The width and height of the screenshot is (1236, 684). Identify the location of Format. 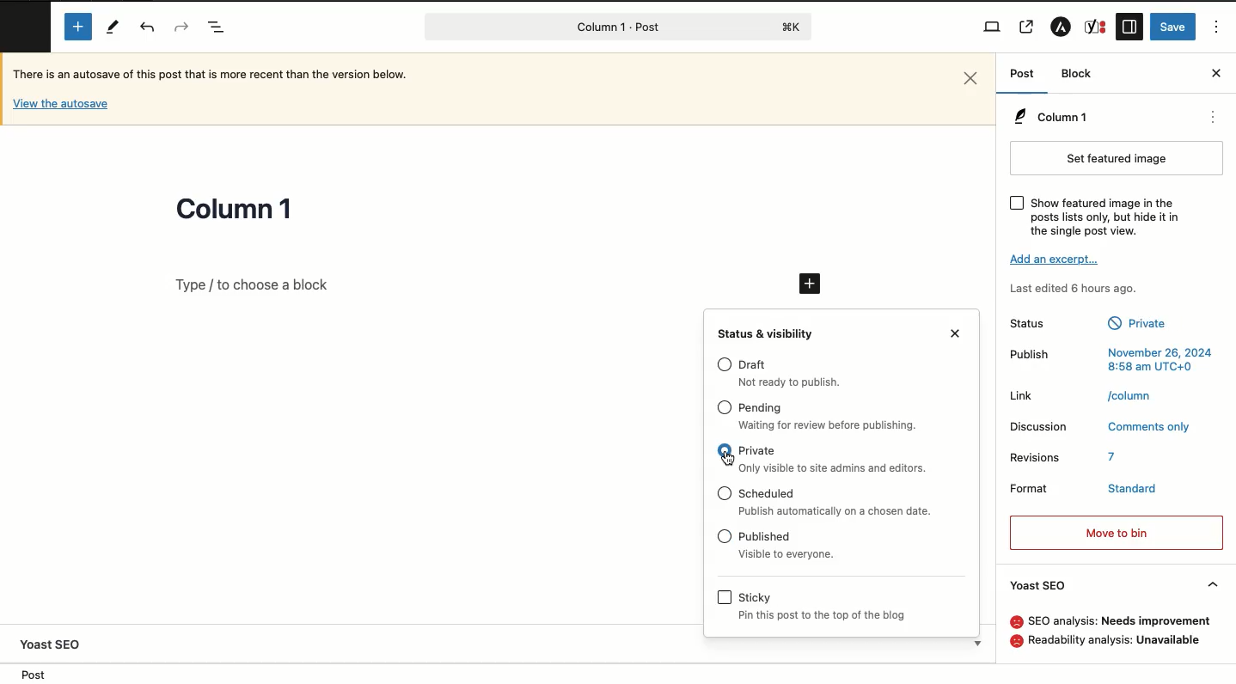
(1030, 487).